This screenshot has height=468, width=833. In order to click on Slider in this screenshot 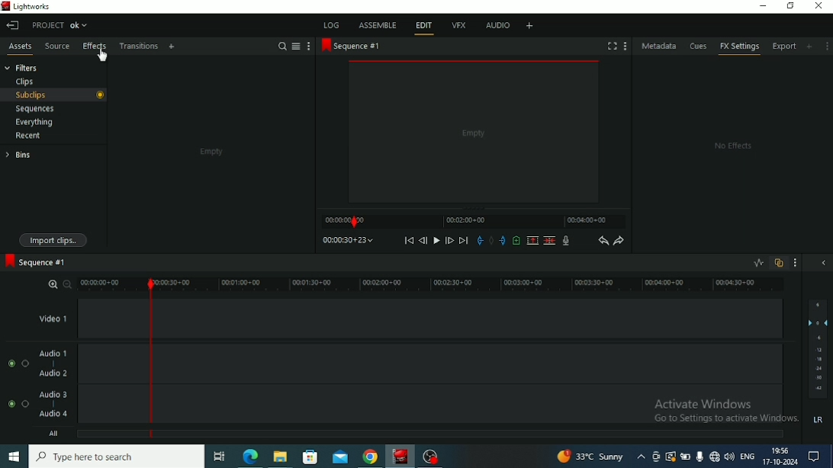, I will do `click(108, 284)`.